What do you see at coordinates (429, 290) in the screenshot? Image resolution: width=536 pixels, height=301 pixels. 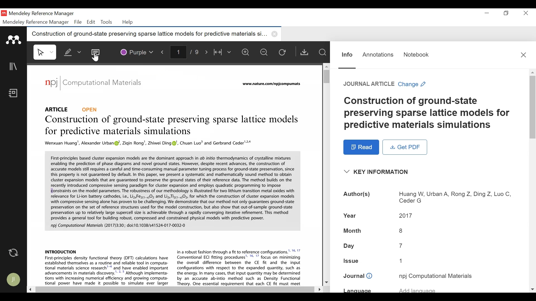 I see `Language` at bounding box center [429, 290].